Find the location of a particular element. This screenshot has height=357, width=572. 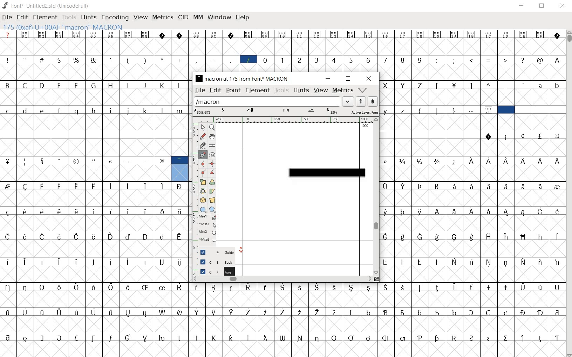

Symbol is located at coordinates (61, 262).